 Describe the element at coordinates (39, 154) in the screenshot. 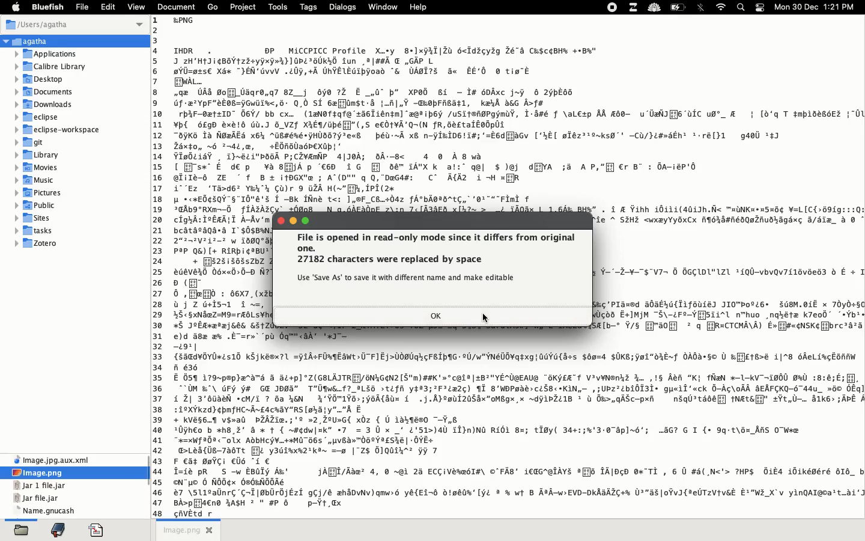

I see `library` at that location.